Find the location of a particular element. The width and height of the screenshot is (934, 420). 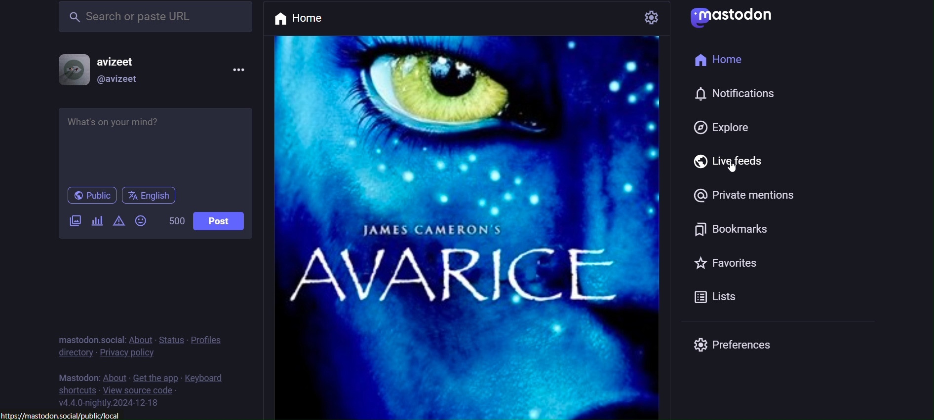

avizeet is located at coordinates (121, 62).